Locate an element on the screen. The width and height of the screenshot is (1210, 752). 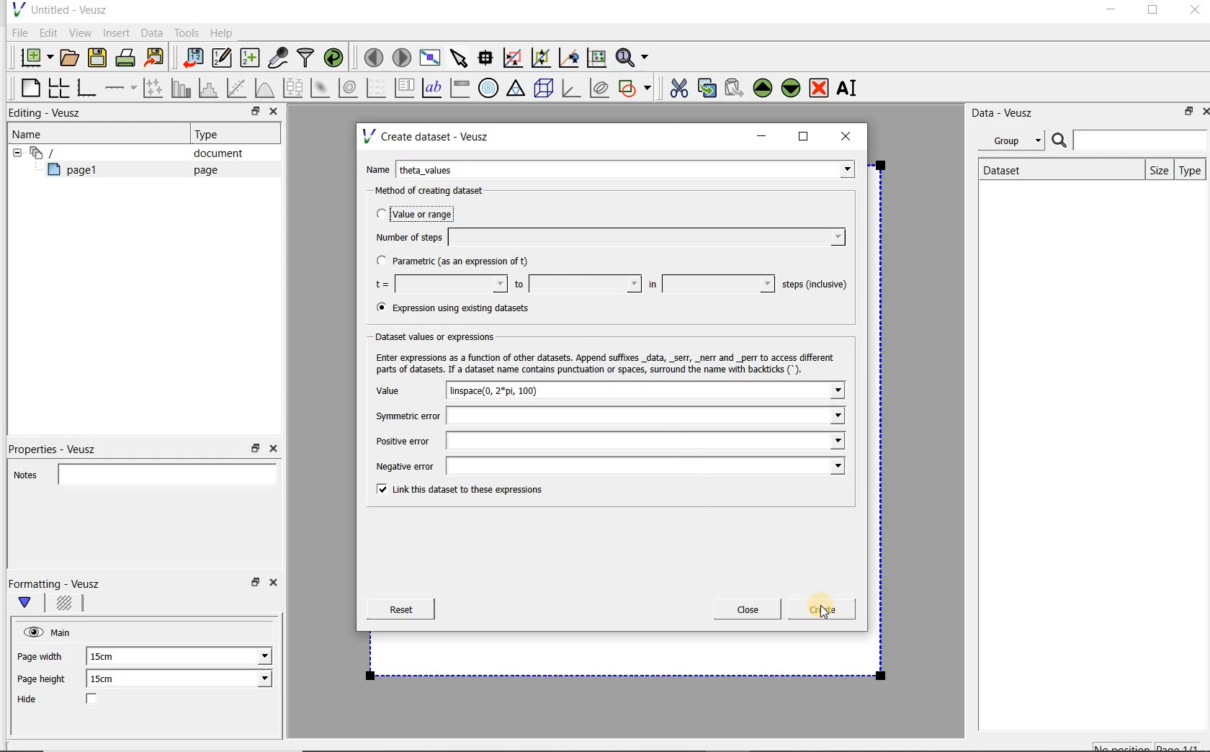
15cm is located at coordinates (111, 679).